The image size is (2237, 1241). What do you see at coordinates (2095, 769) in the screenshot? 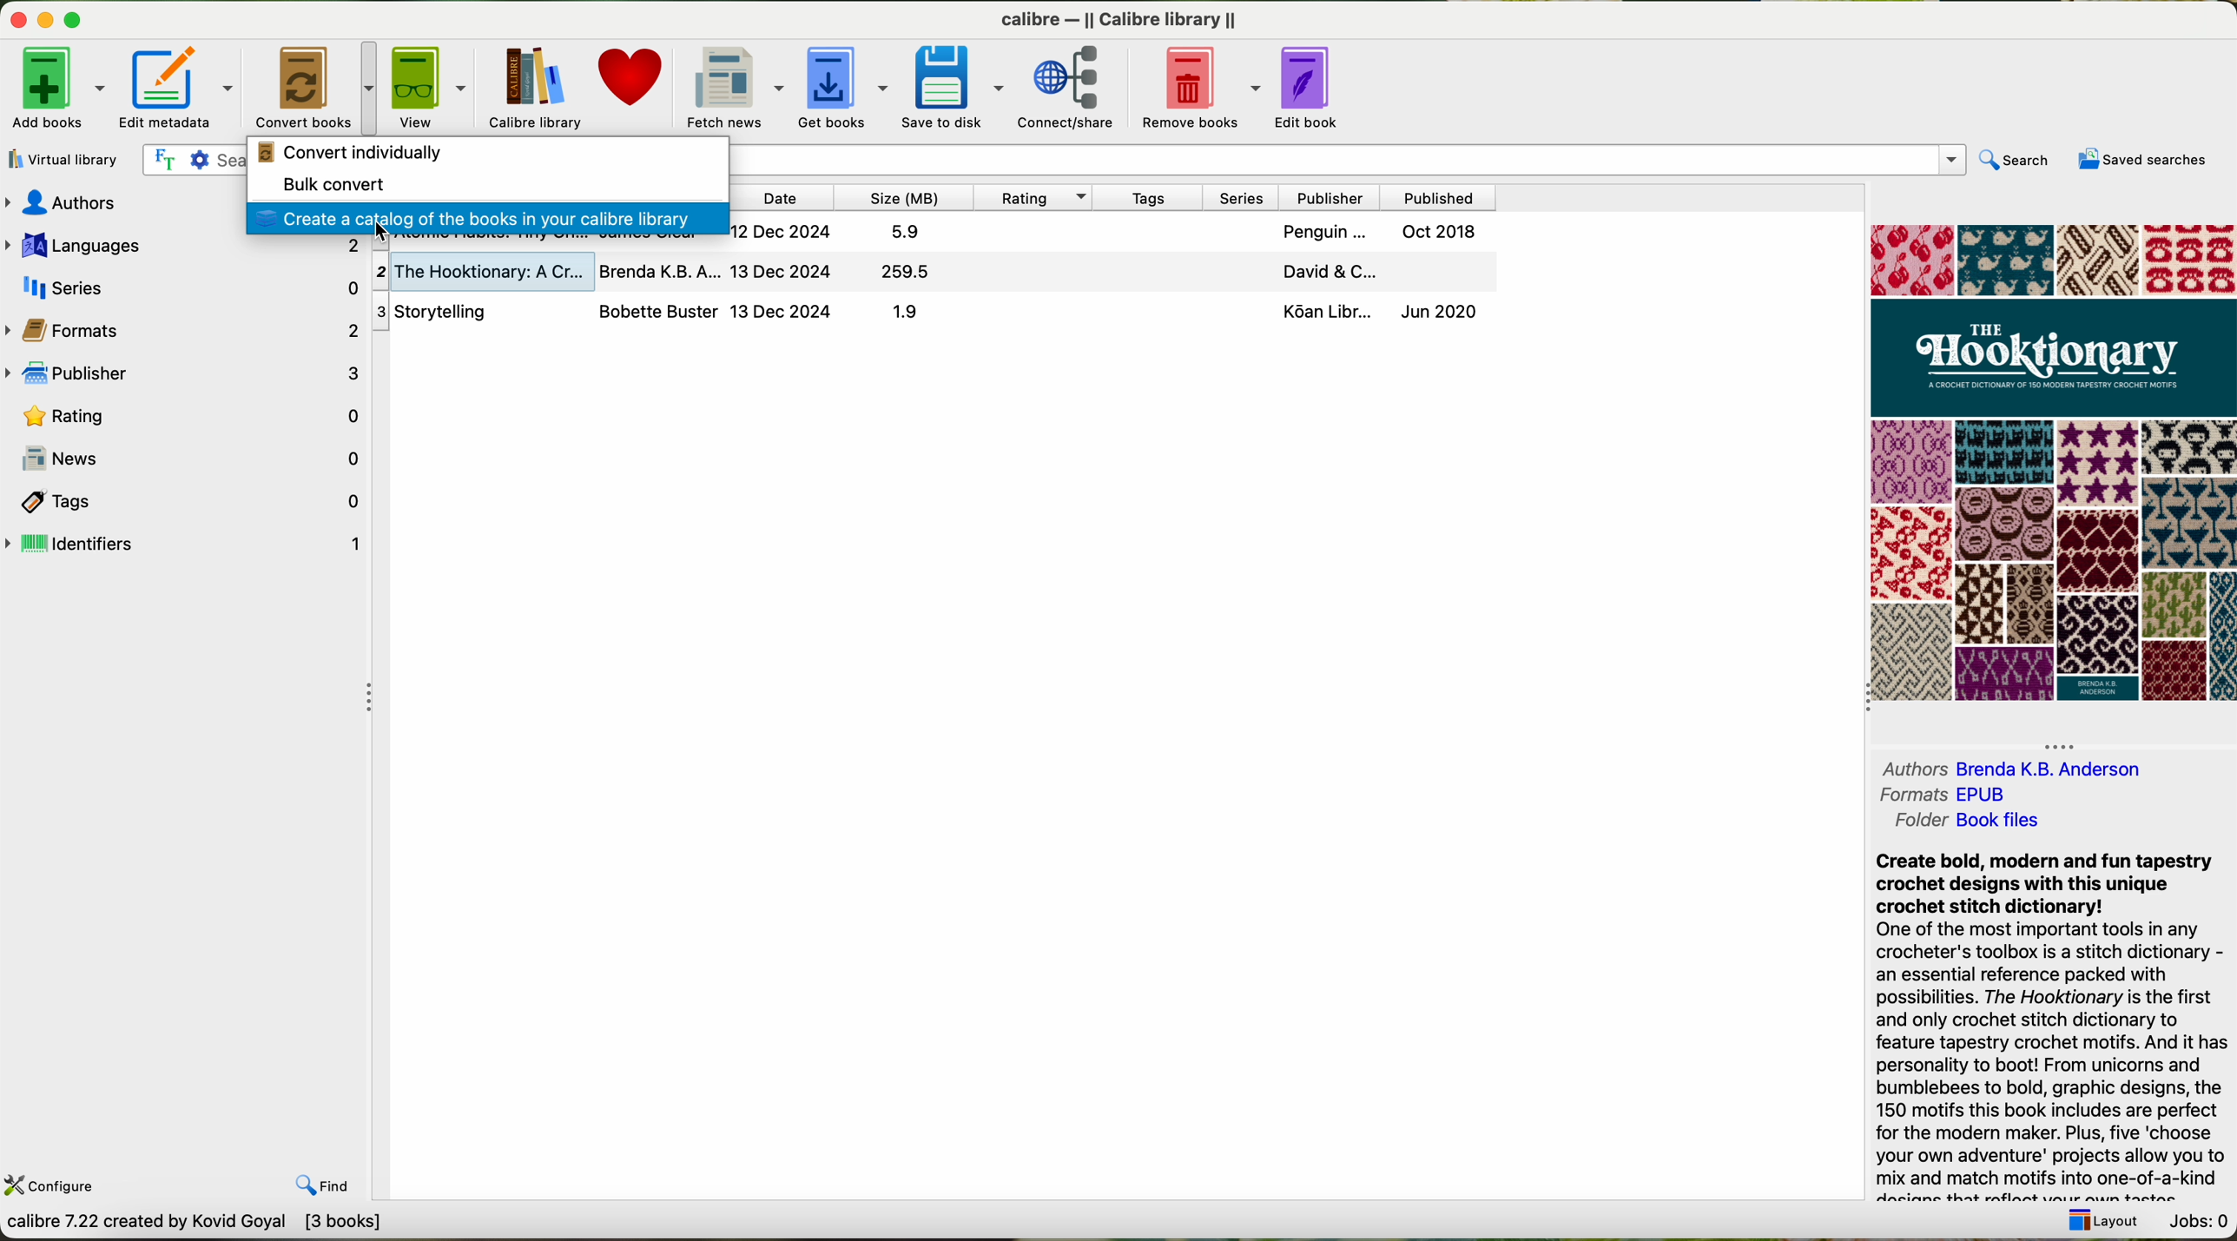
I see `Brenda K.B Anderson` at bounding box center [2095, 769].